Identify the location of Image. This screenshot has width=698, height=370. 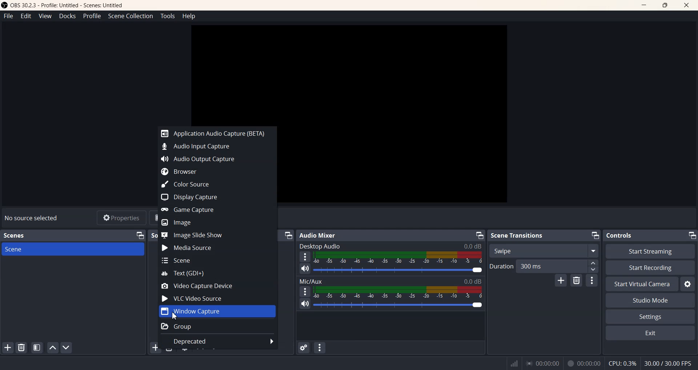
(215, 222).